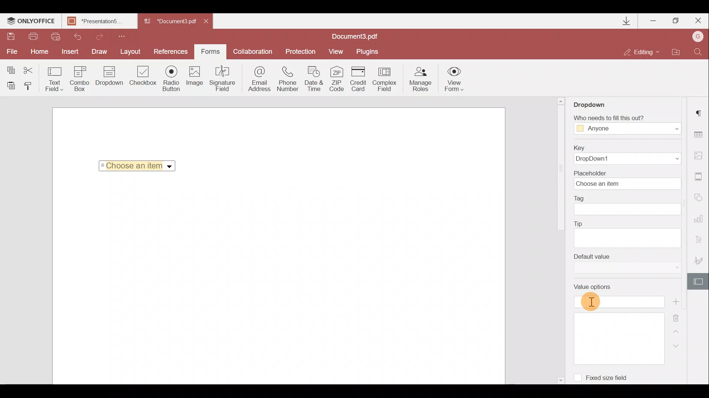 Image resolution: width=709 pixels, height=398 pixels. I want to click on Text Art settings, so click(701, 242).